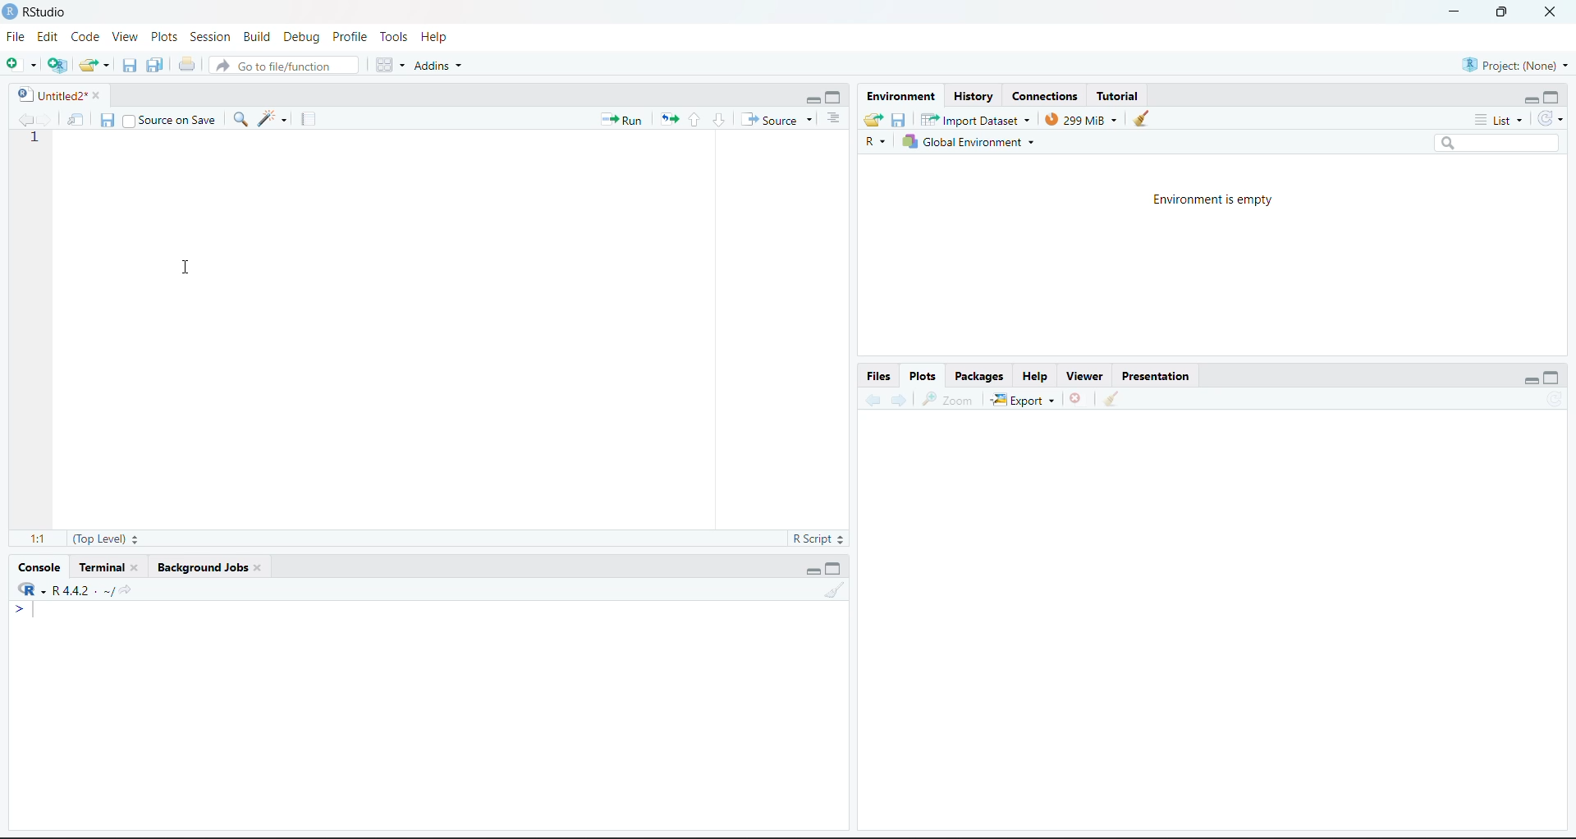  What do you see at coordinates (125, 35) in the screenshot?
I see `View` at bounding box center [125, 35].